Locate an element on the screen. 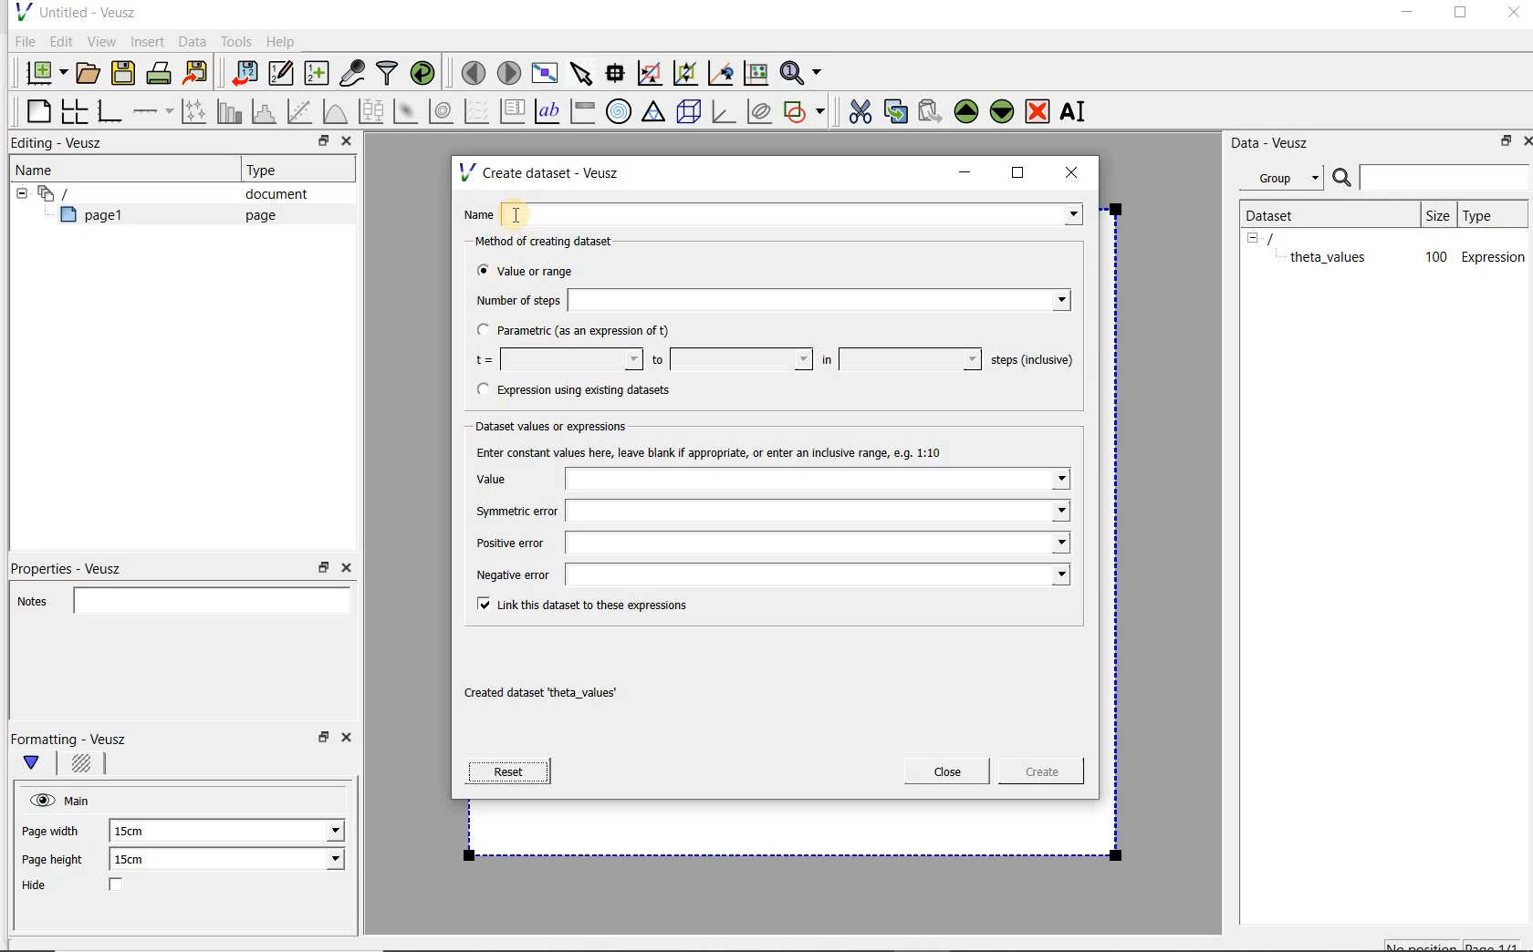 The height and width of the screenshot is (952, 1533). in  is located at coordinates (899, 359).